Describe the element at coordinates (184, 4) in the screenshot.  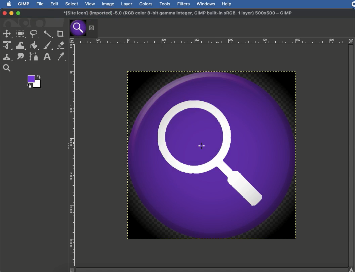
I see `Filters` at that location.